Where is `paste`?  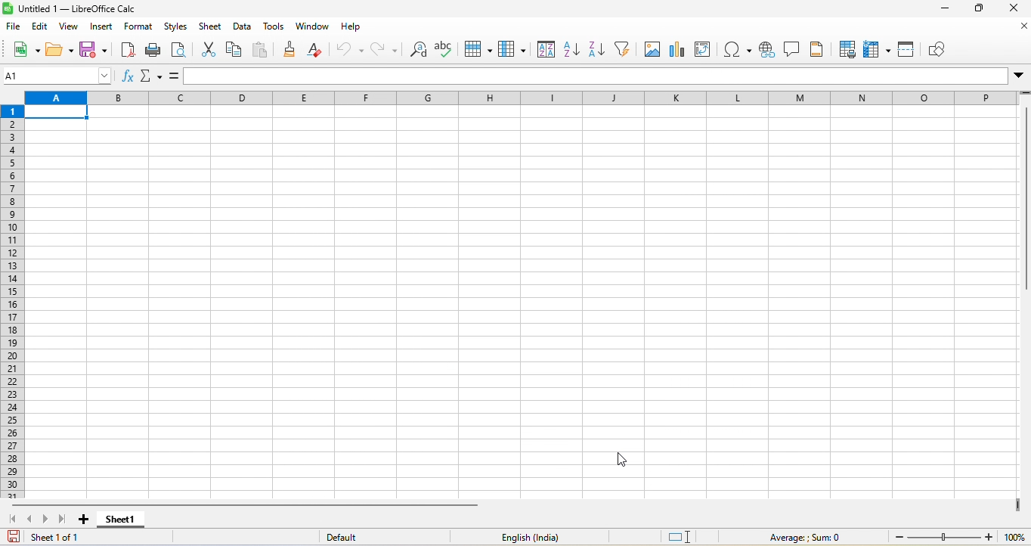
paste is located at coordinates (264, 51).